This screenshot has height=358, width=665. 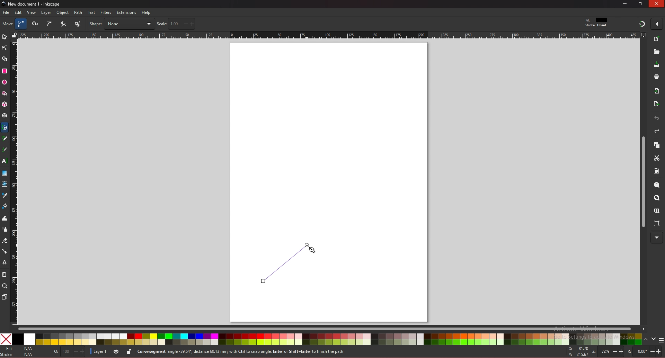 I want to click on lpe, so click(x=5, y=262).